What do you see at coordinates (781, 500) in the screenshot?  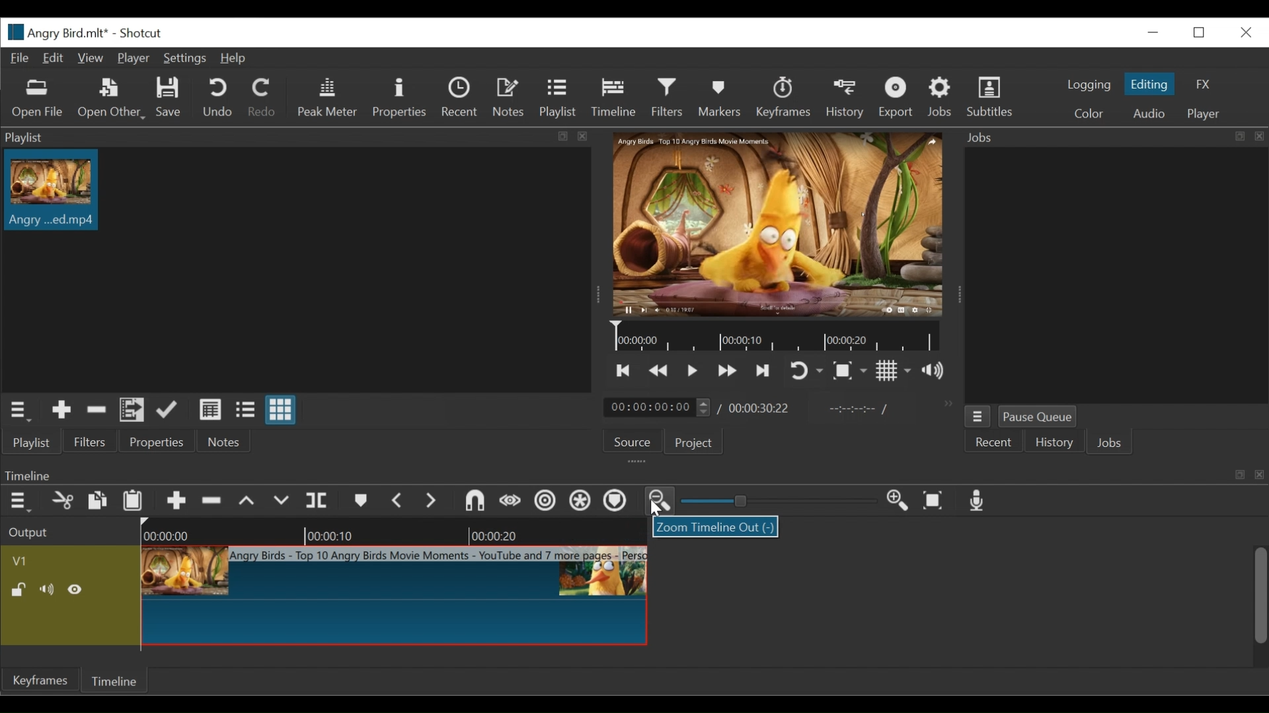 I see `Zoom slider` at bounding box center [781, 500].